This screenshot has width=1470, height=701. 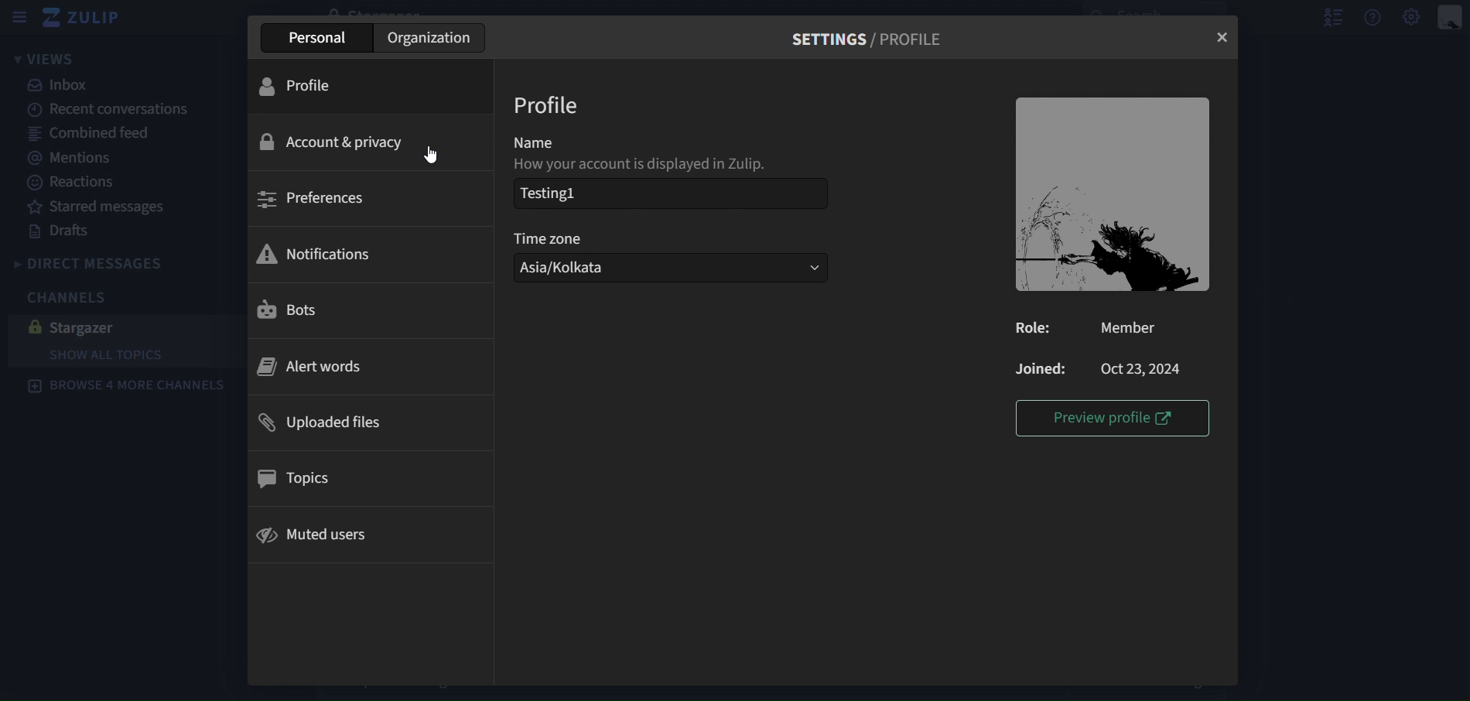 What do you see at coordinates (309, 199) in the screenshot?
I see `preferences` at bounding box center [309, 199].